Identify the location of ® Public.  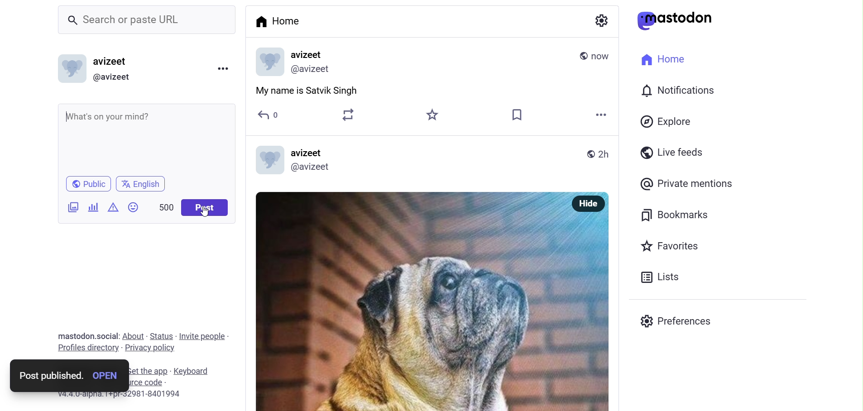
(90, 183).